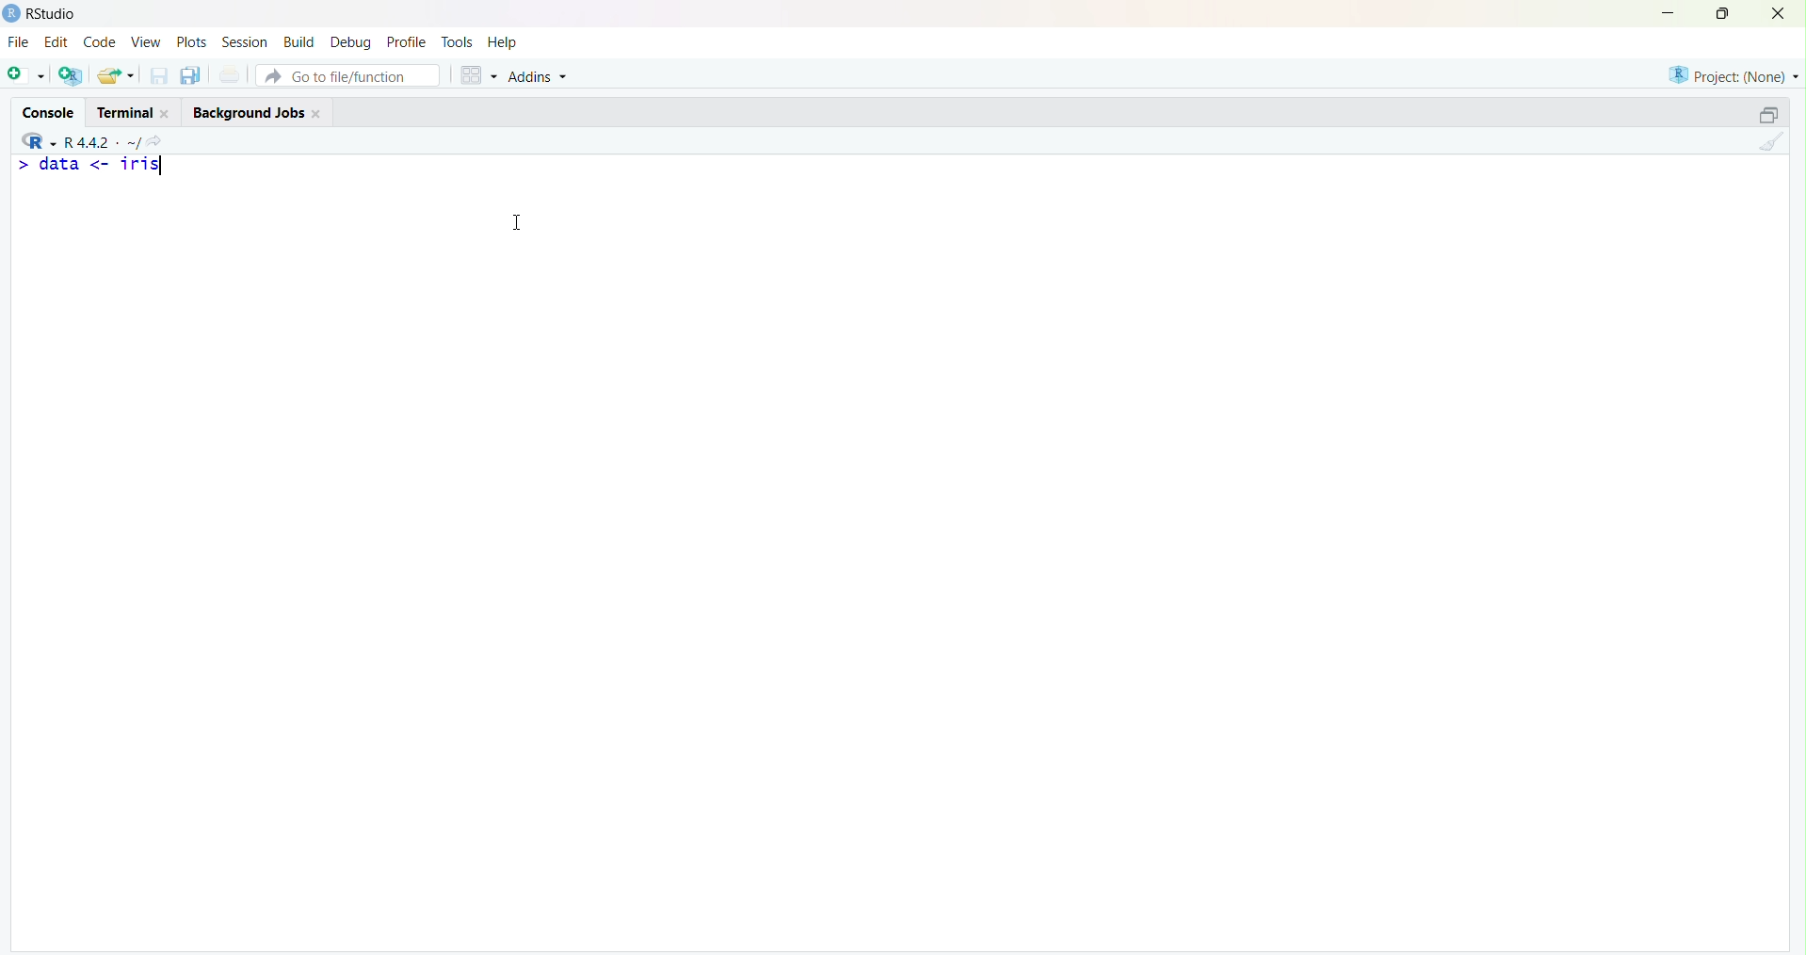  What do you see at coordinates (98, 42) in the screenshot?
I see `Code` at bounding box center [98, 42].